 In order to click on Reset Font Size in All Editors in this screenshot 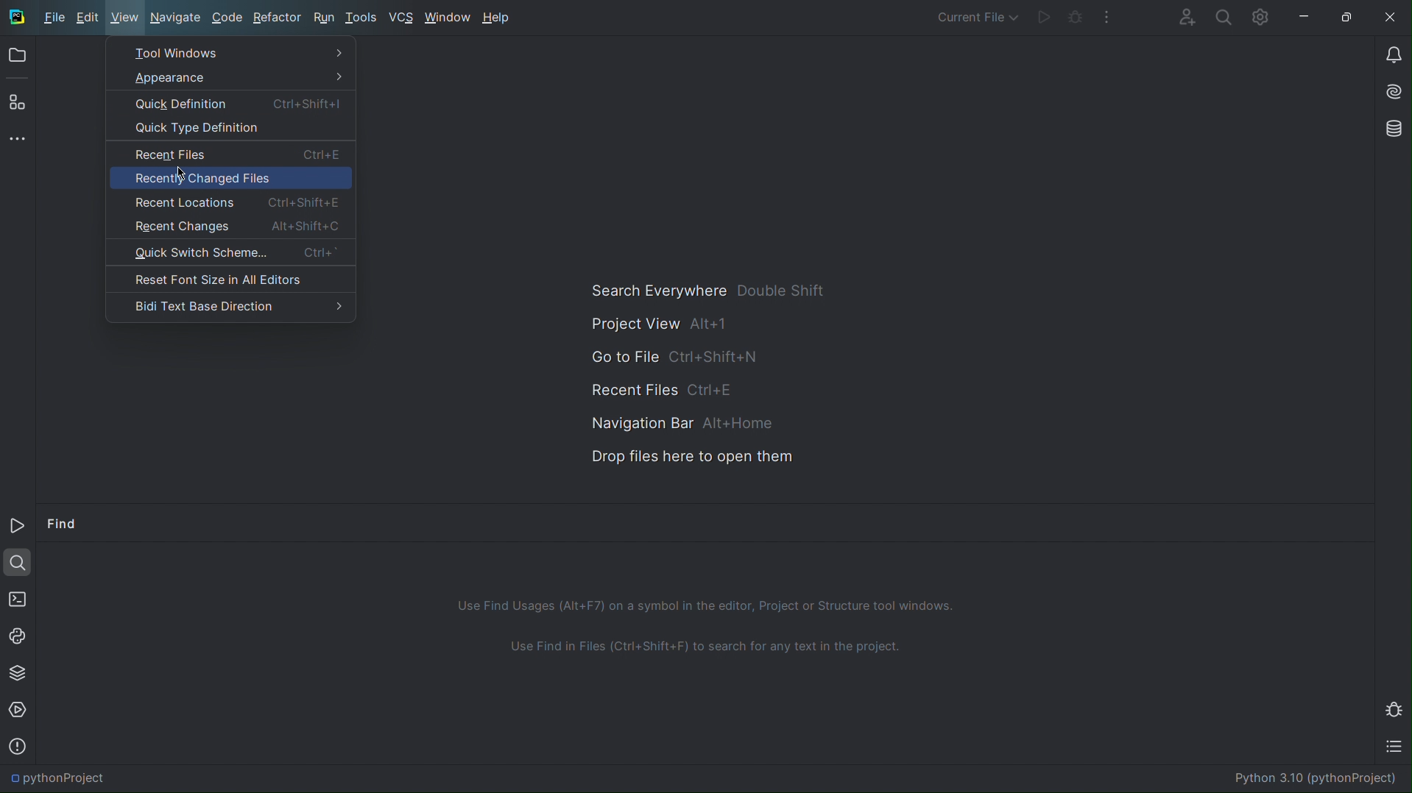, I will do `click(228, 280)`.